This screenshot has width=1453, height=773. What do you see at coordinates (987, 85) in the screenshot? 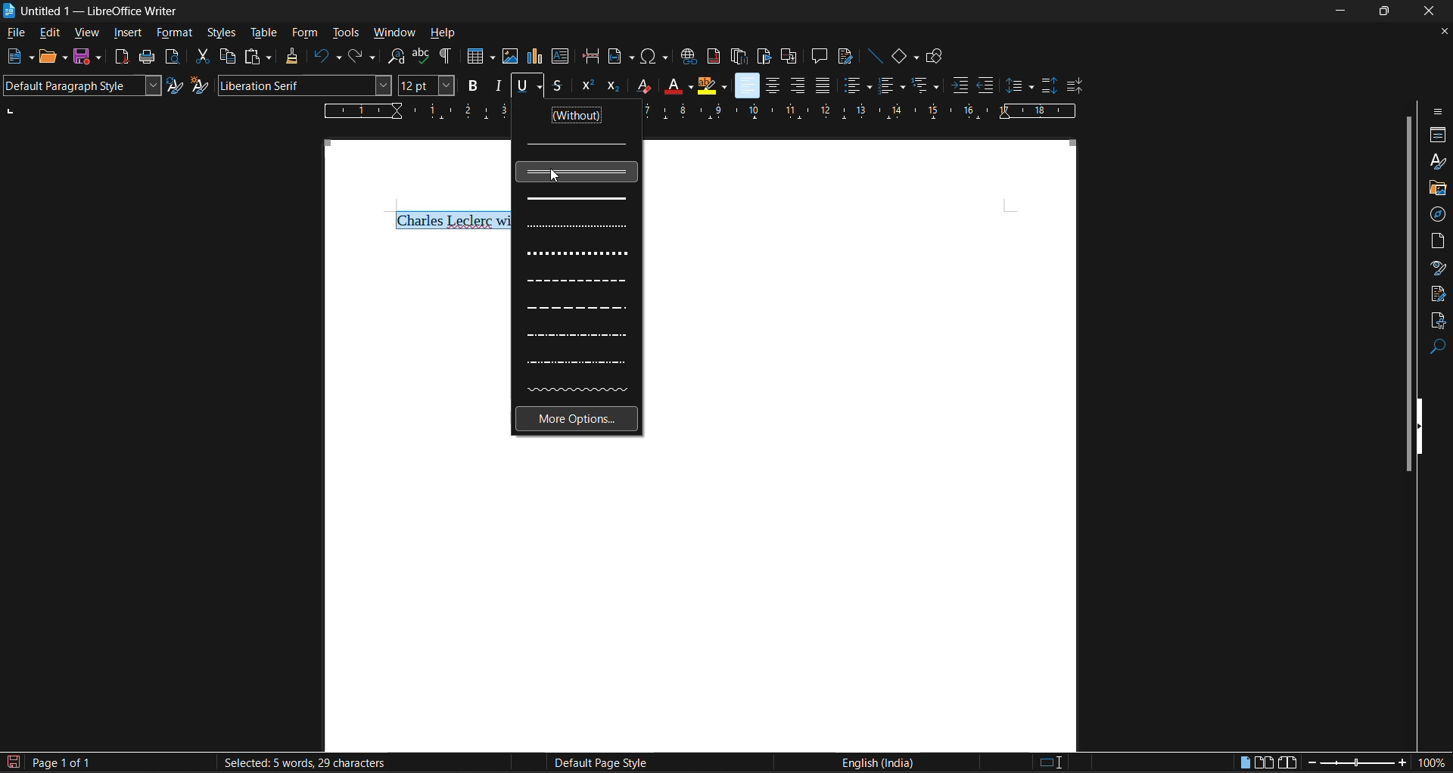
I see `decrease indent` at bounding box center [987, 85].